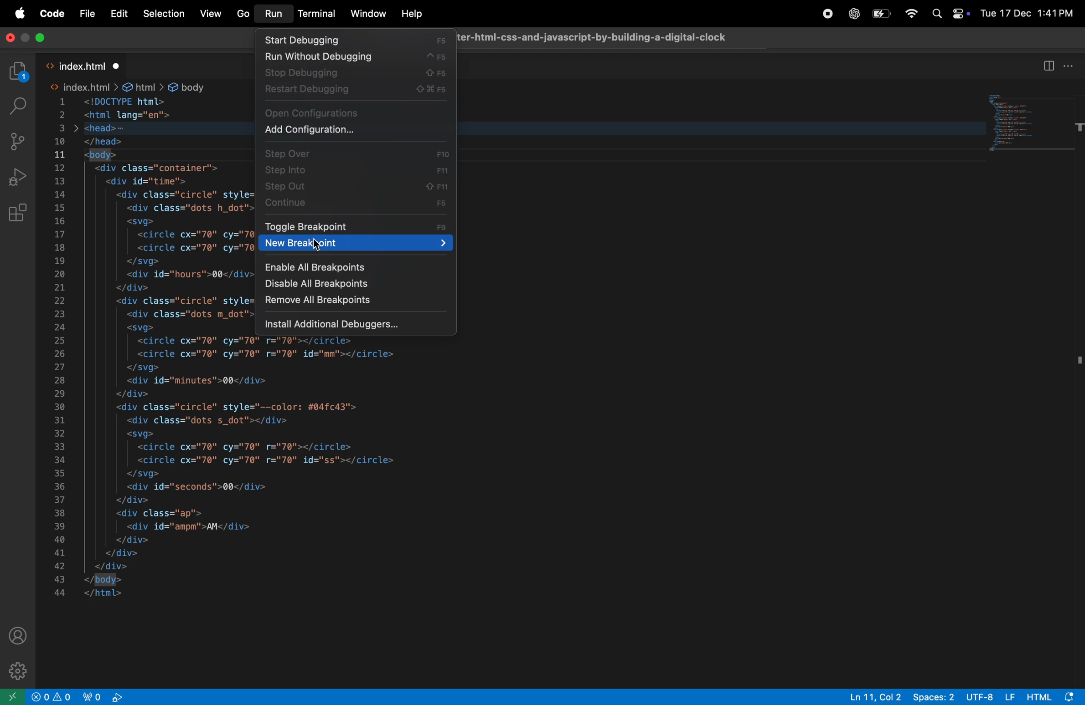 Image resolution: width=1085 pixels, height=705 pixels. Describe the element at coordinates (353, 73) in the screenshot. I see `stop debugging` at that location.